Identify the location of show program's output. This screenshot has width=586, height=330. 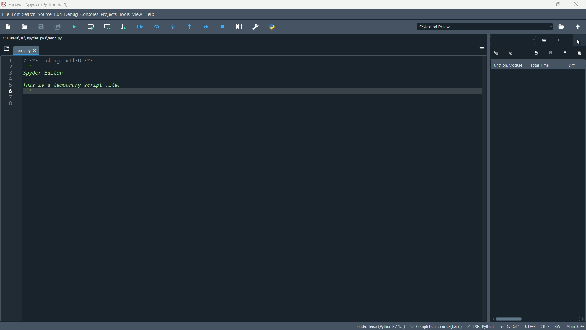
(535, 53).